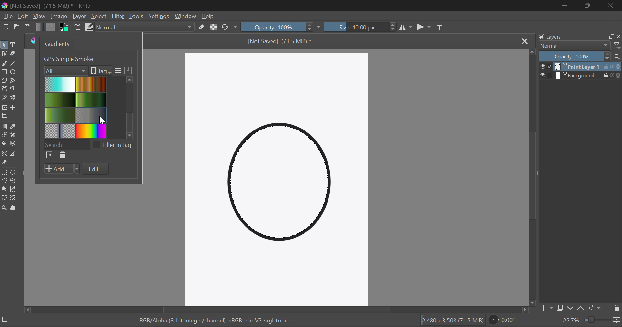 This screenshot has height=327, width=622. Describe the element at coordinates (49, 155) in the screenshot. I see `Browse ` at that location.